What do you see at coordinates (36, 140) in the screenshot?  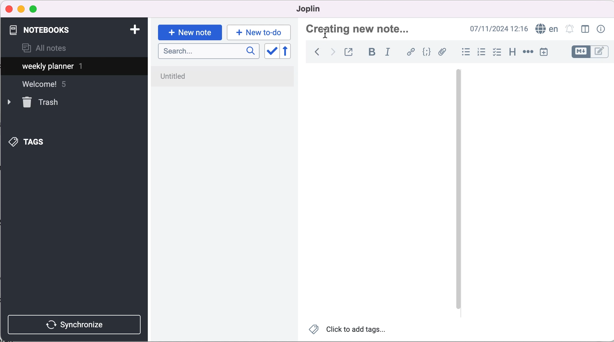 I see `tags` at bounding box center [36, 140].